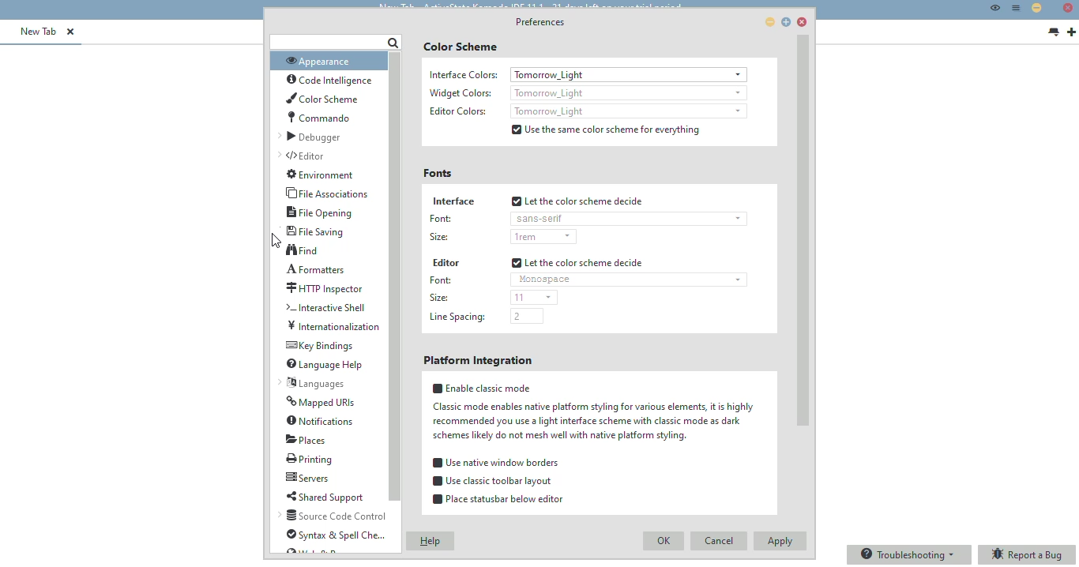 This screenshot has height=567, width=1079. I want to click on use the same color scheme for everything, so click(605, 130).